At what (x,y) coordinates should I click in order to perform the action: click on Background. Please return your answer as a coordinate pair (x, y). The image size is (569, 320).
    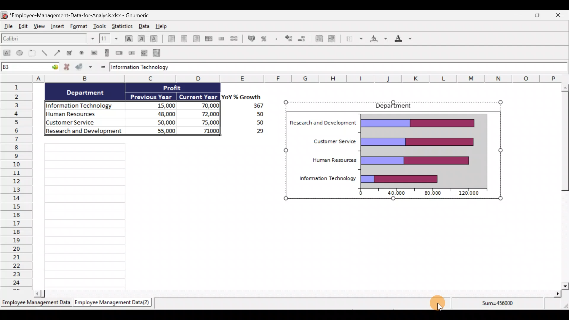
    Looking at the image, I should click on (378, 40).